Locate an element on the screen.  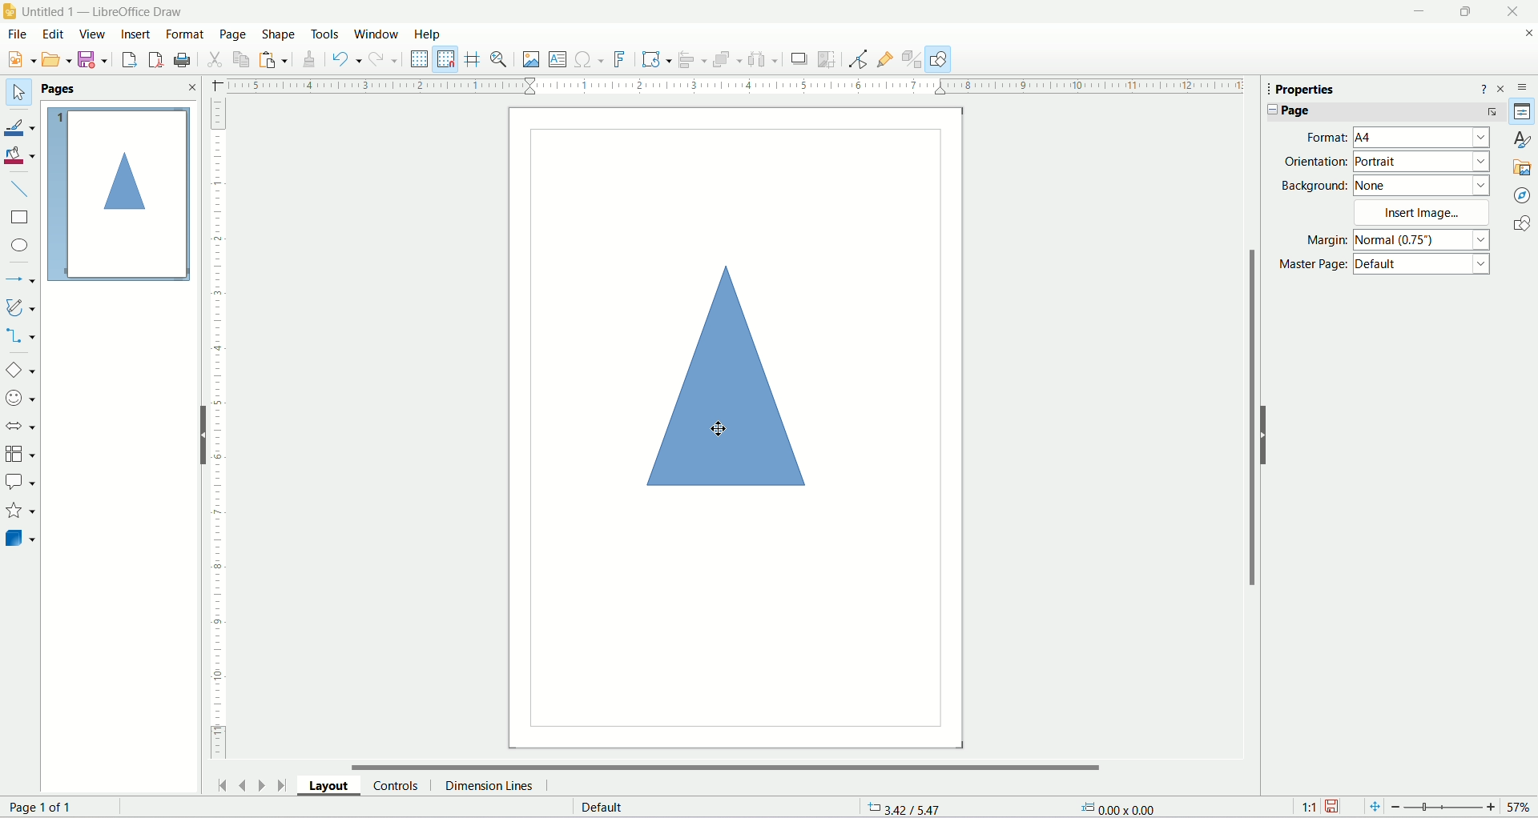
Close document is located at coordinates (1528, 33).